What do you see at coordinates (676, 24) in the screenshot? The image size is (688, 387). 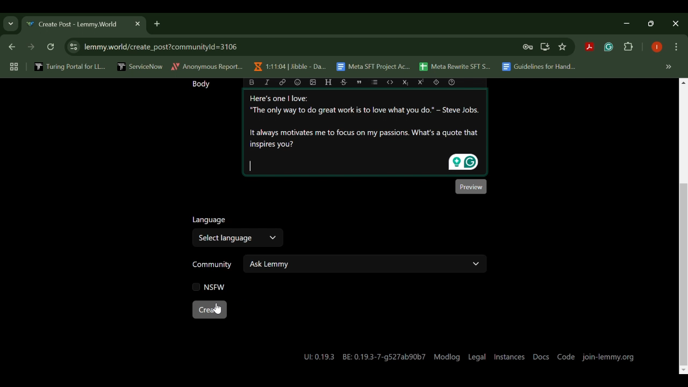 I see `Close Window` at bounding box center [676, 24].